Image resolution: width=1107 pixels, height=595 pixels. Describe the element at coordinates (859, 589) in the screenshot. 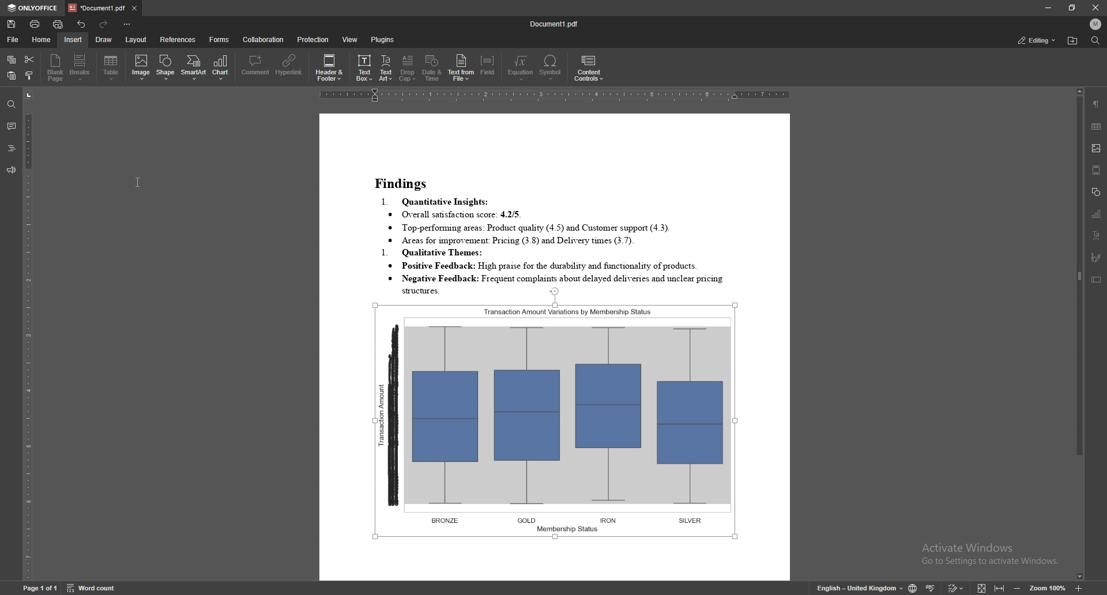

I see `change text language` at that location.